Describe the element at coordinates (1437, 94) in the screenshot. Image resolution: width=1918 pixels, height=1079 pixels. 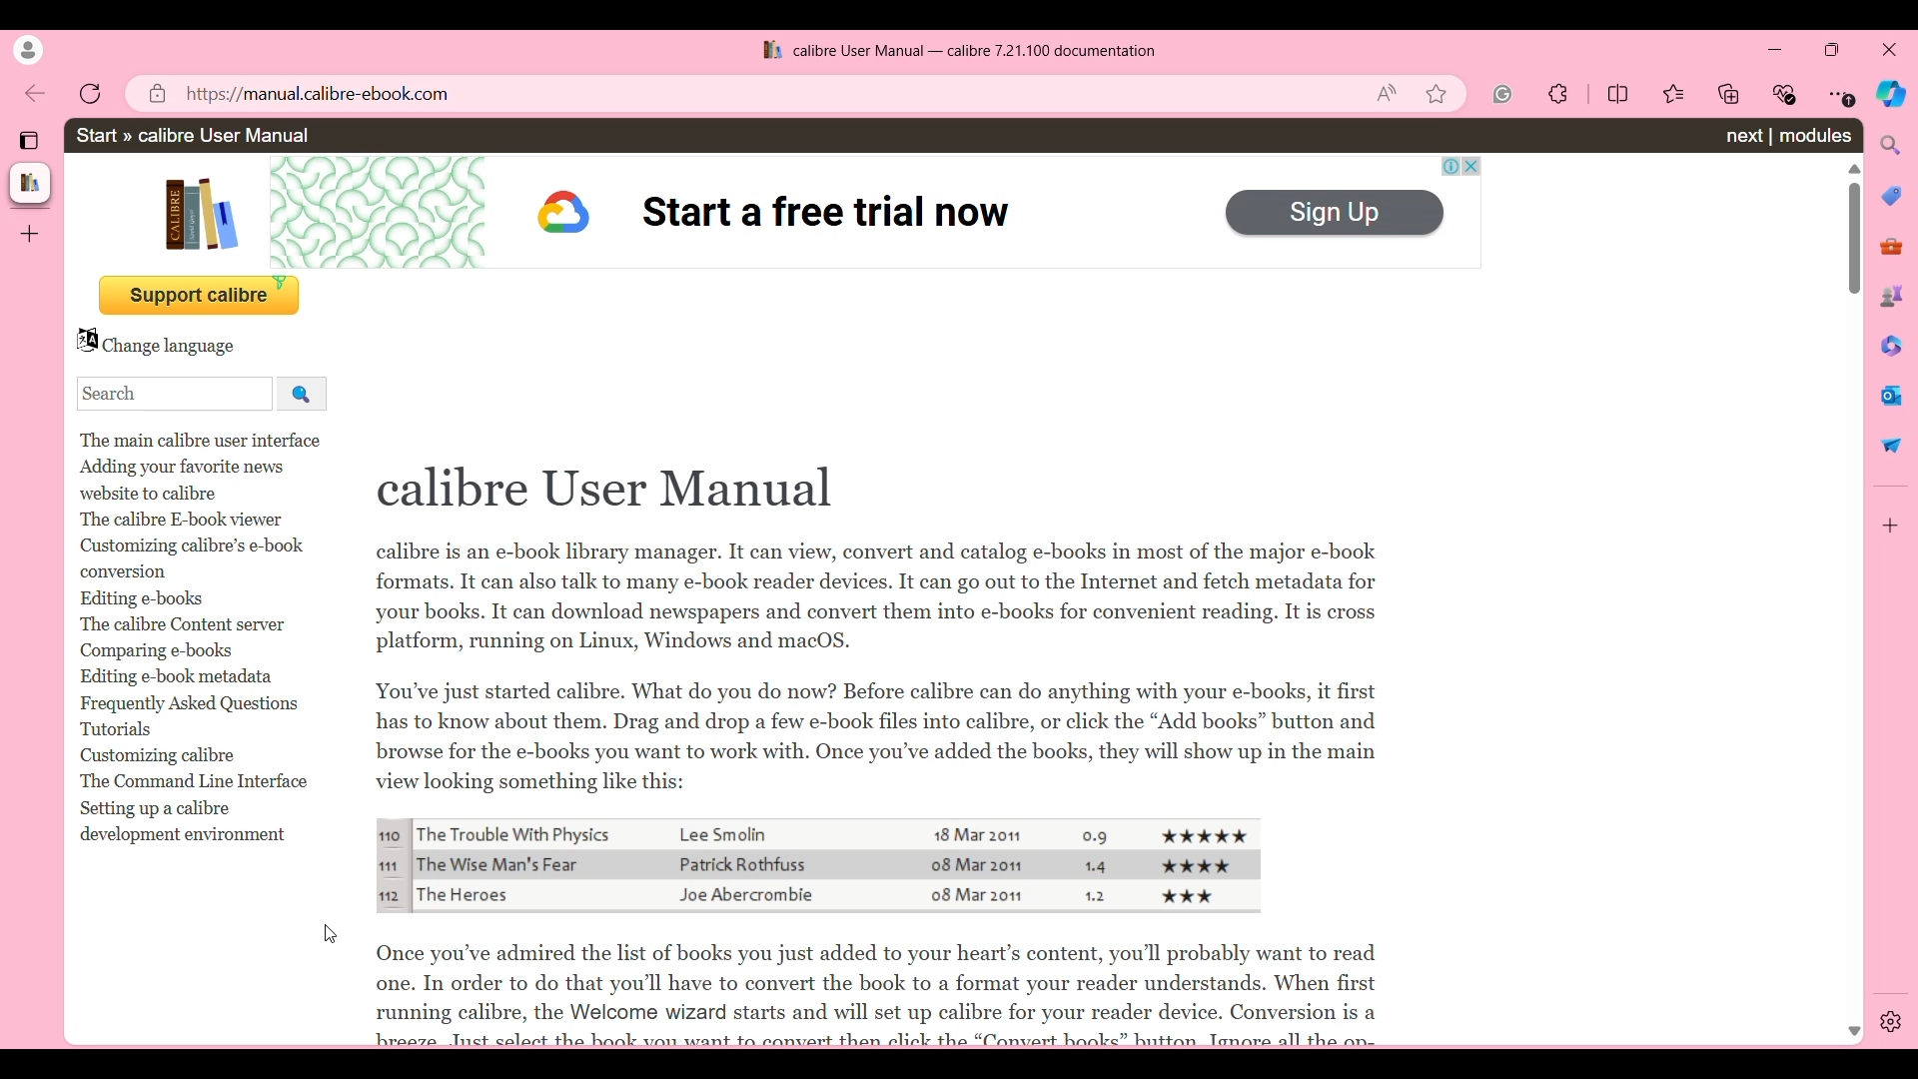
I see `Add current page to favorite` at that location.